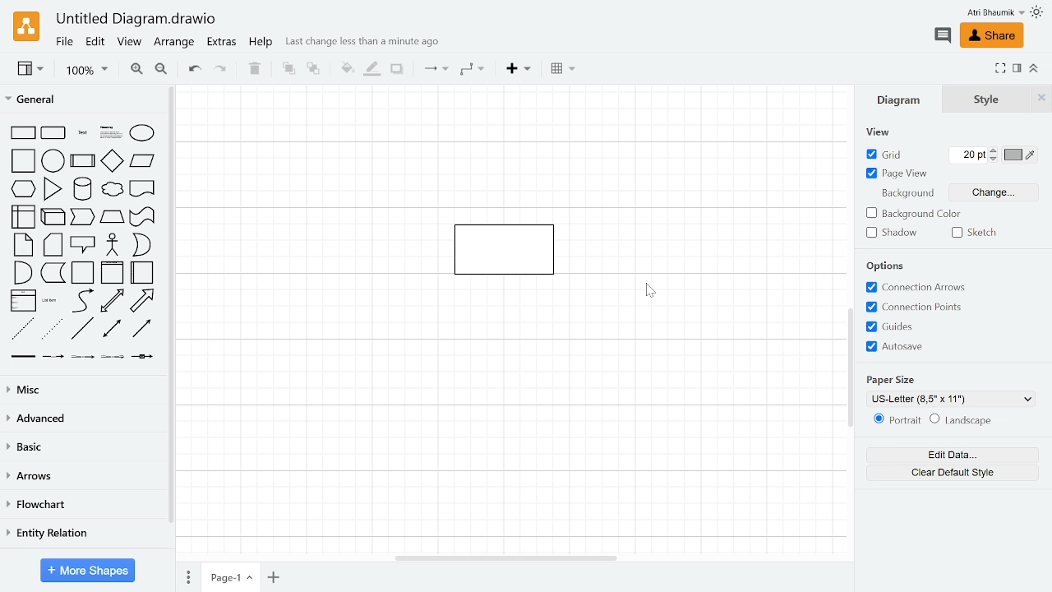 The width and height of the screenshot is (1052, 592). I want to click on Zoom, so click(90, 72).